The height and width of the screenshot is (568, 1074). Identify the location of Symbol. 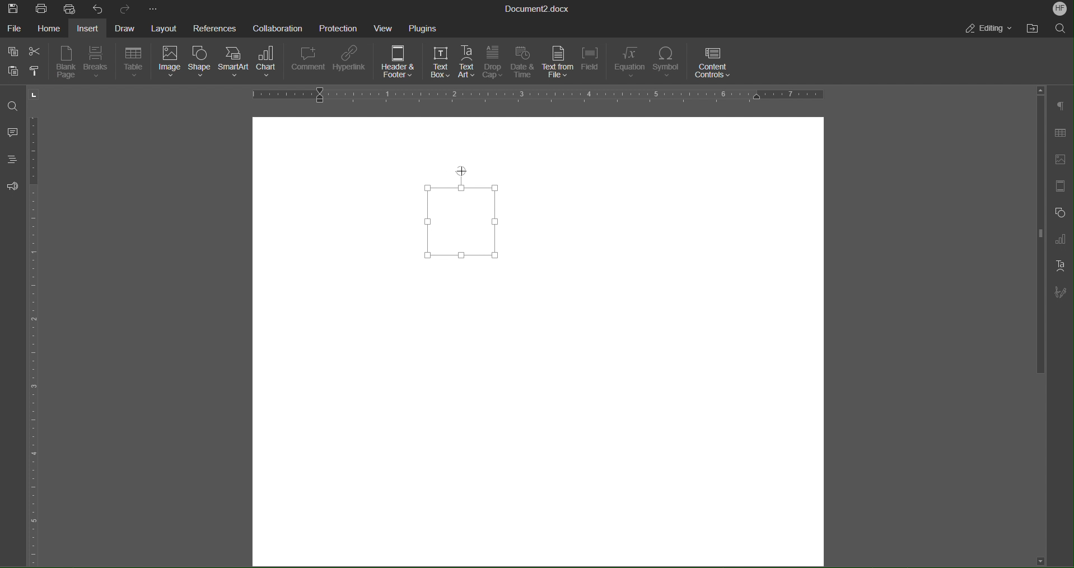
(668, 63).